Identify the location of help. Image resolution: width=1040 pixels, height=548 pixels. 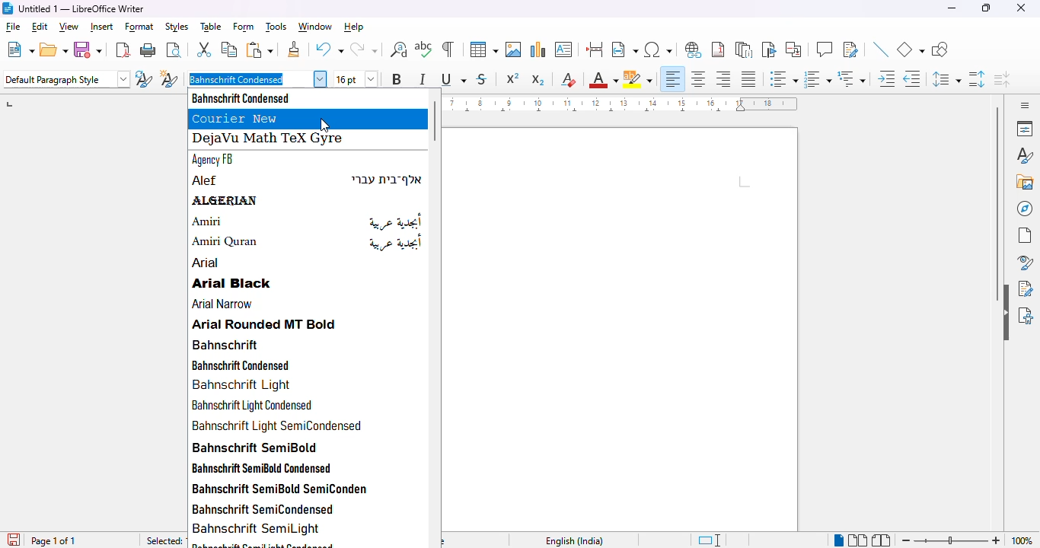
(355, 27).